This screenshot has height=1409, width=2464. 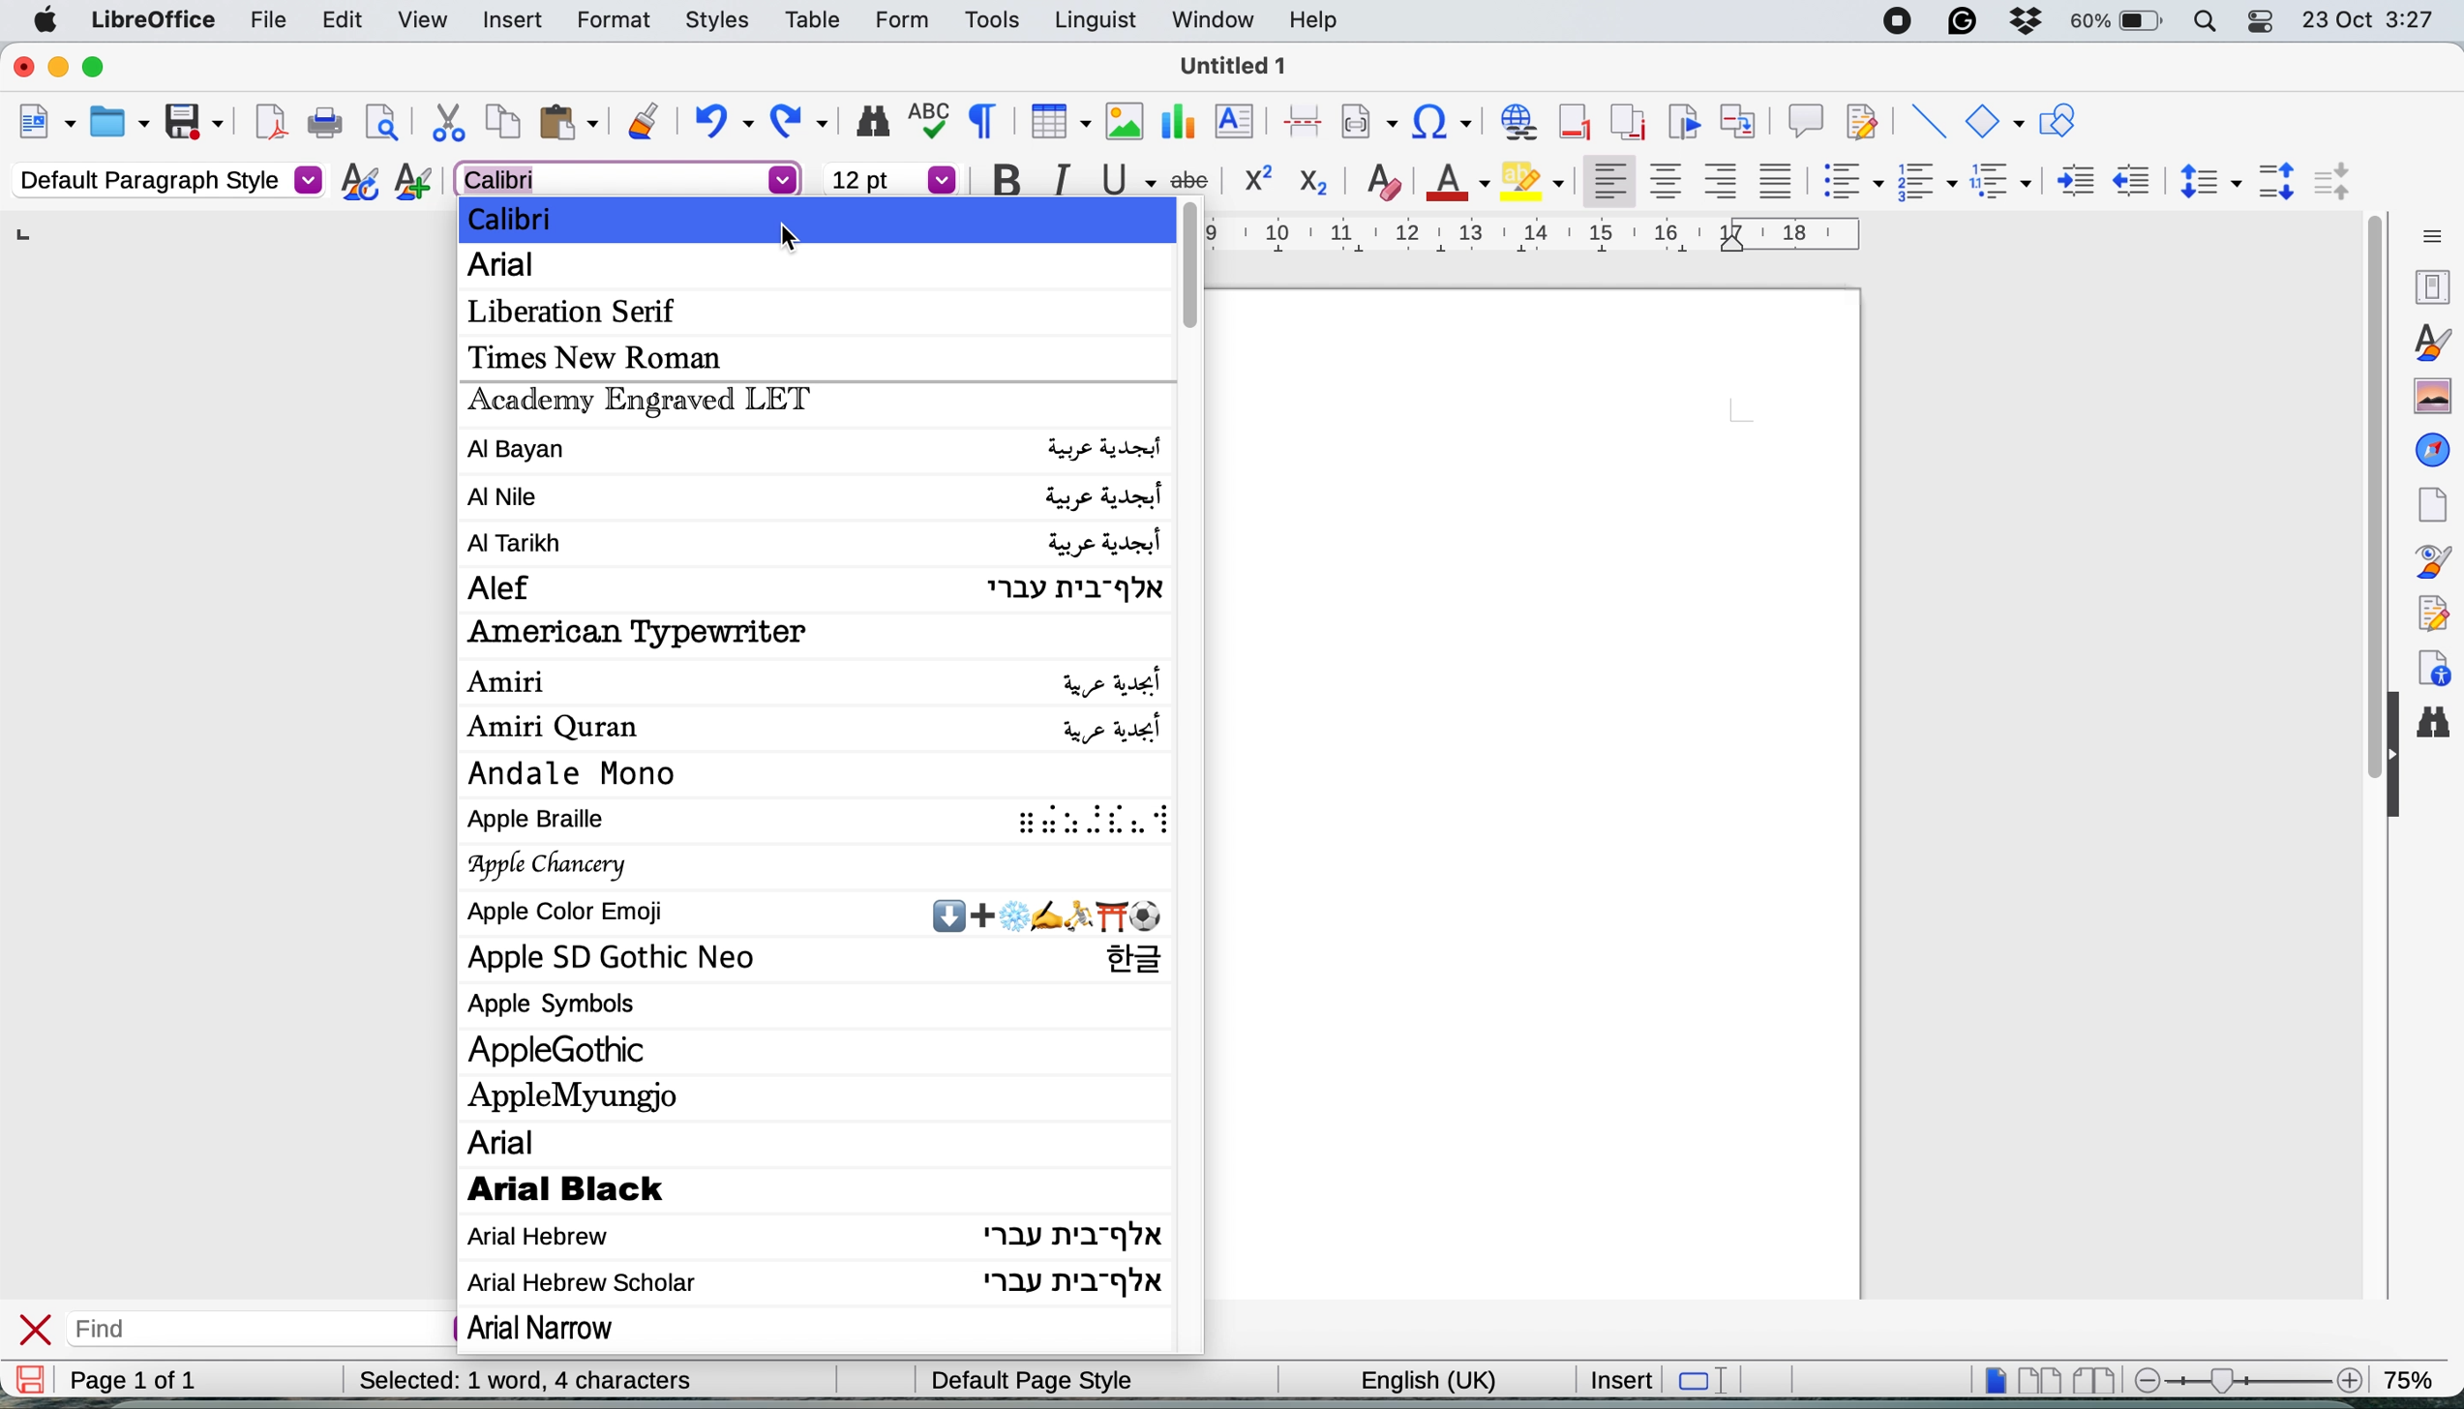 I want to click on sidebar settings, so click(x=2426, y=237).